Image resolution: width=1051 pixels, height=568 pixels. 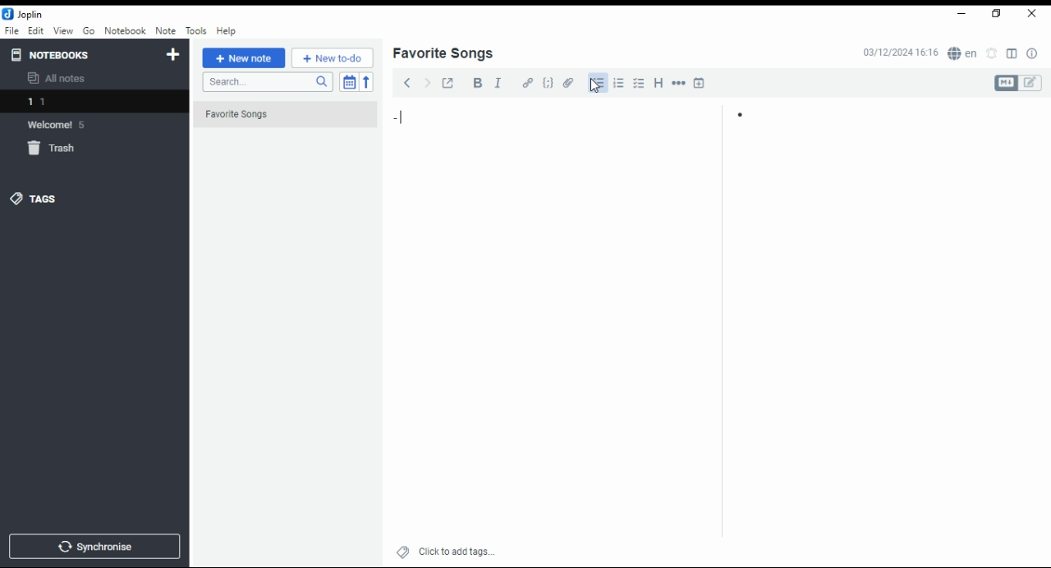 What do you see at coordinates (595, 85) in the screenshot?
I see `mouse pointer` at bounding box center [595, 85].